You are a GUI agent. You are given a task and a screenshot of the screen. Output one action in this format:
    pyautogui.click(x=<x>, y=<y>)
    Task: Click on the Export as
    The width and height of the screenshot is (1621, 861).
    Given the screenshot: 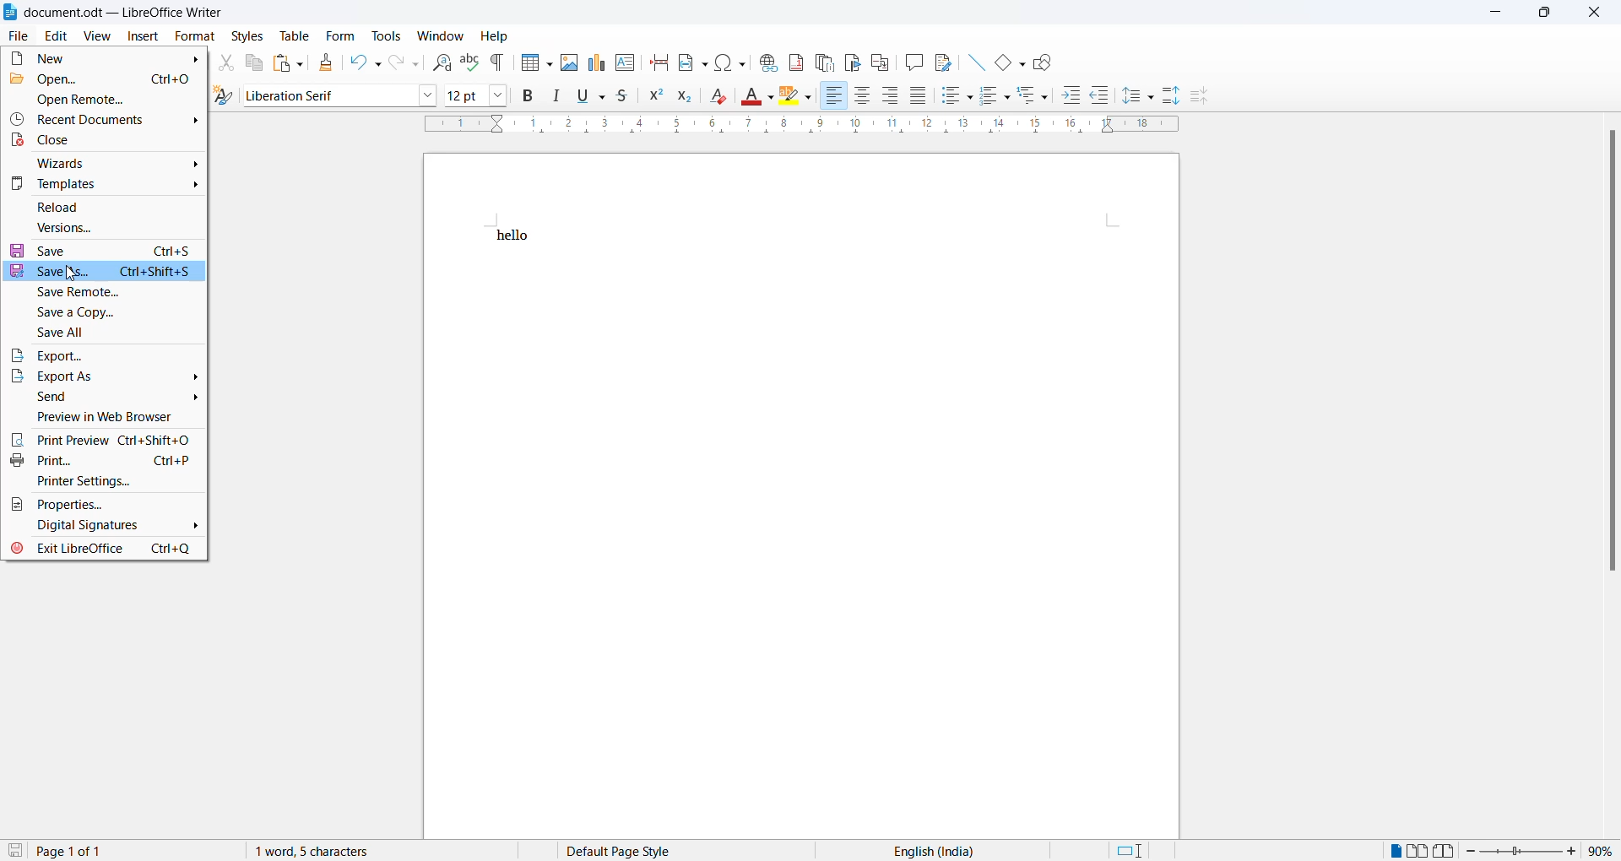 What is the action you would take?
    pyautogui.click(x=108, y=378)
    